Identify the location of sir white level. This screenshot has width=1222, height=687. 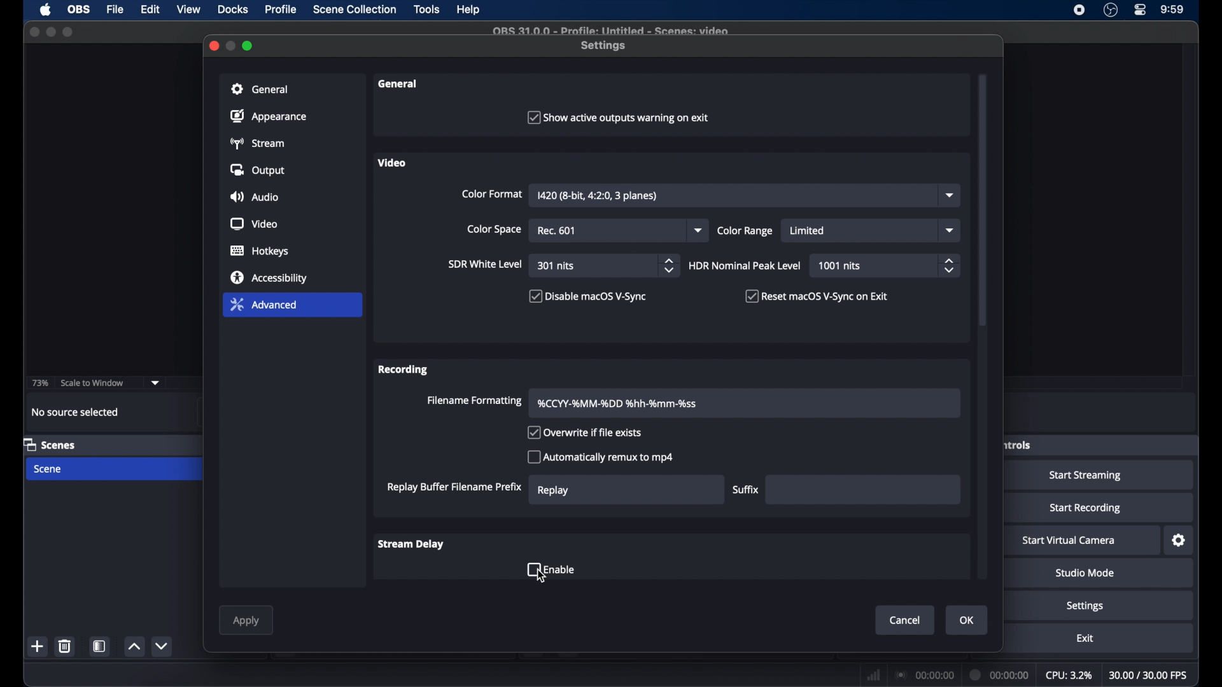
(486, 265).